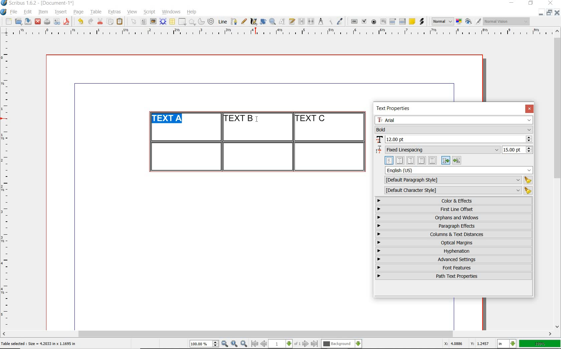  Describe the element at coordinates (222, 21) in the screenshot. I see `line` at that location.